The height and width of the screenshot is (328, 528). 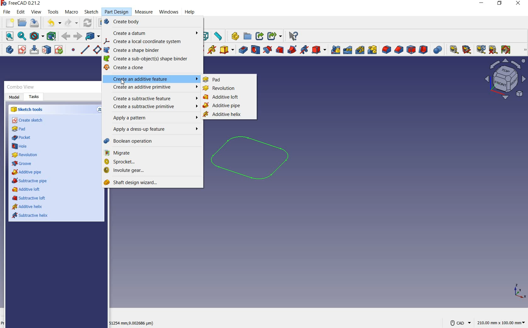 I want to click on chamfer, so click(x=399, y=49).